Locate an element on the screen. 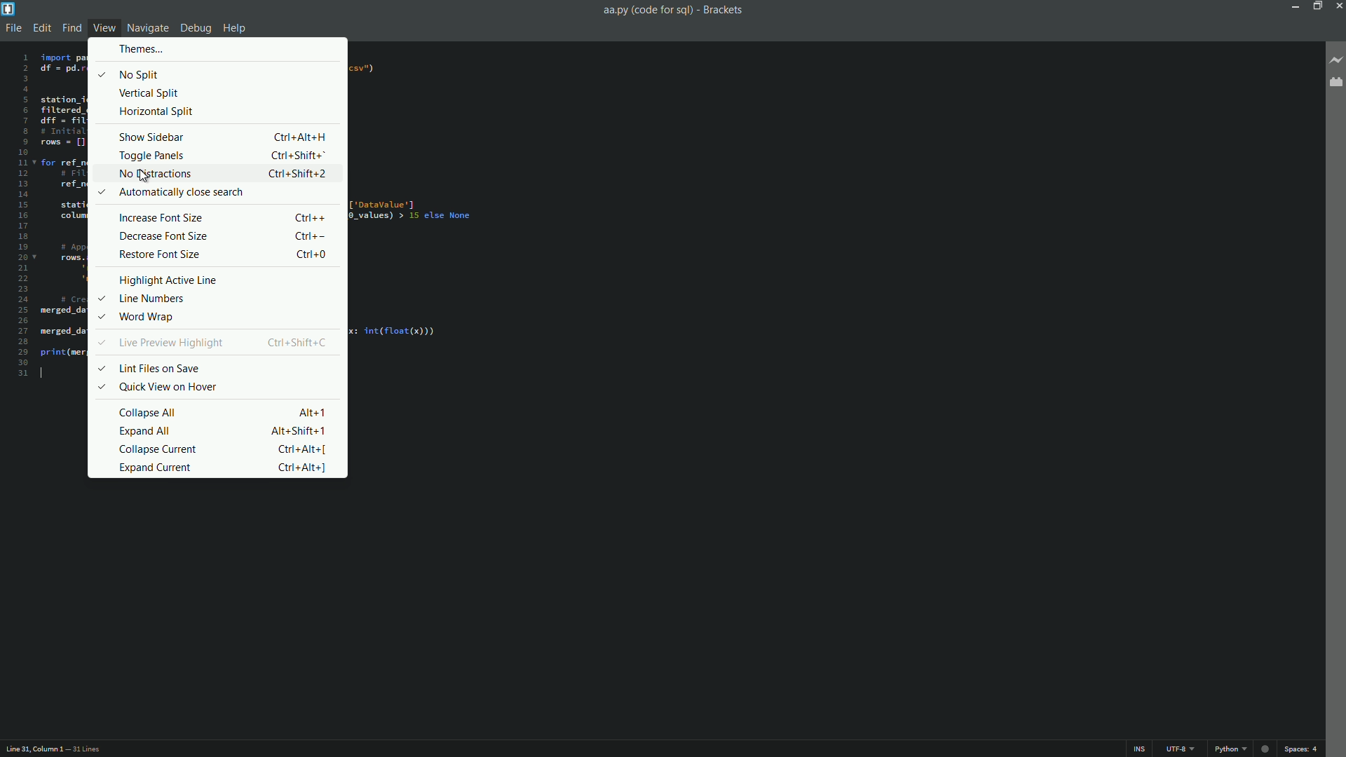  lint files on save is located at coordinates (224, 367).